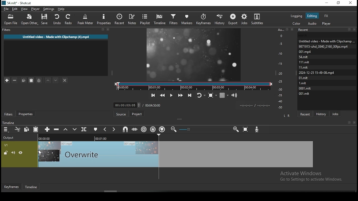 This screenshot has width=358, height=201. What do you see at coordinates (144, 129) in the screenshot?
I see `ripple` at bounding box center [144, 129].